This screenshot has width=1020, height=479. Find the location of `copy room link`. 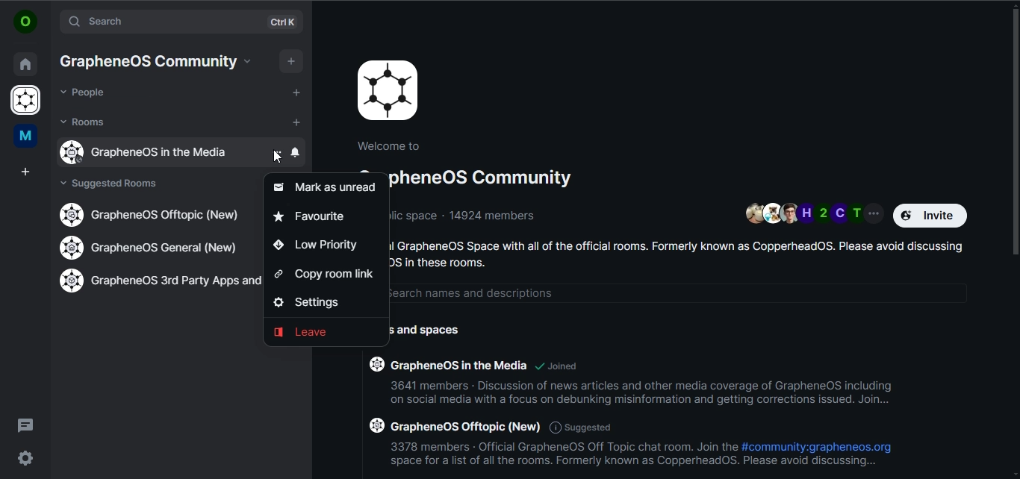

copy room link is located at coordinates (326, 275).